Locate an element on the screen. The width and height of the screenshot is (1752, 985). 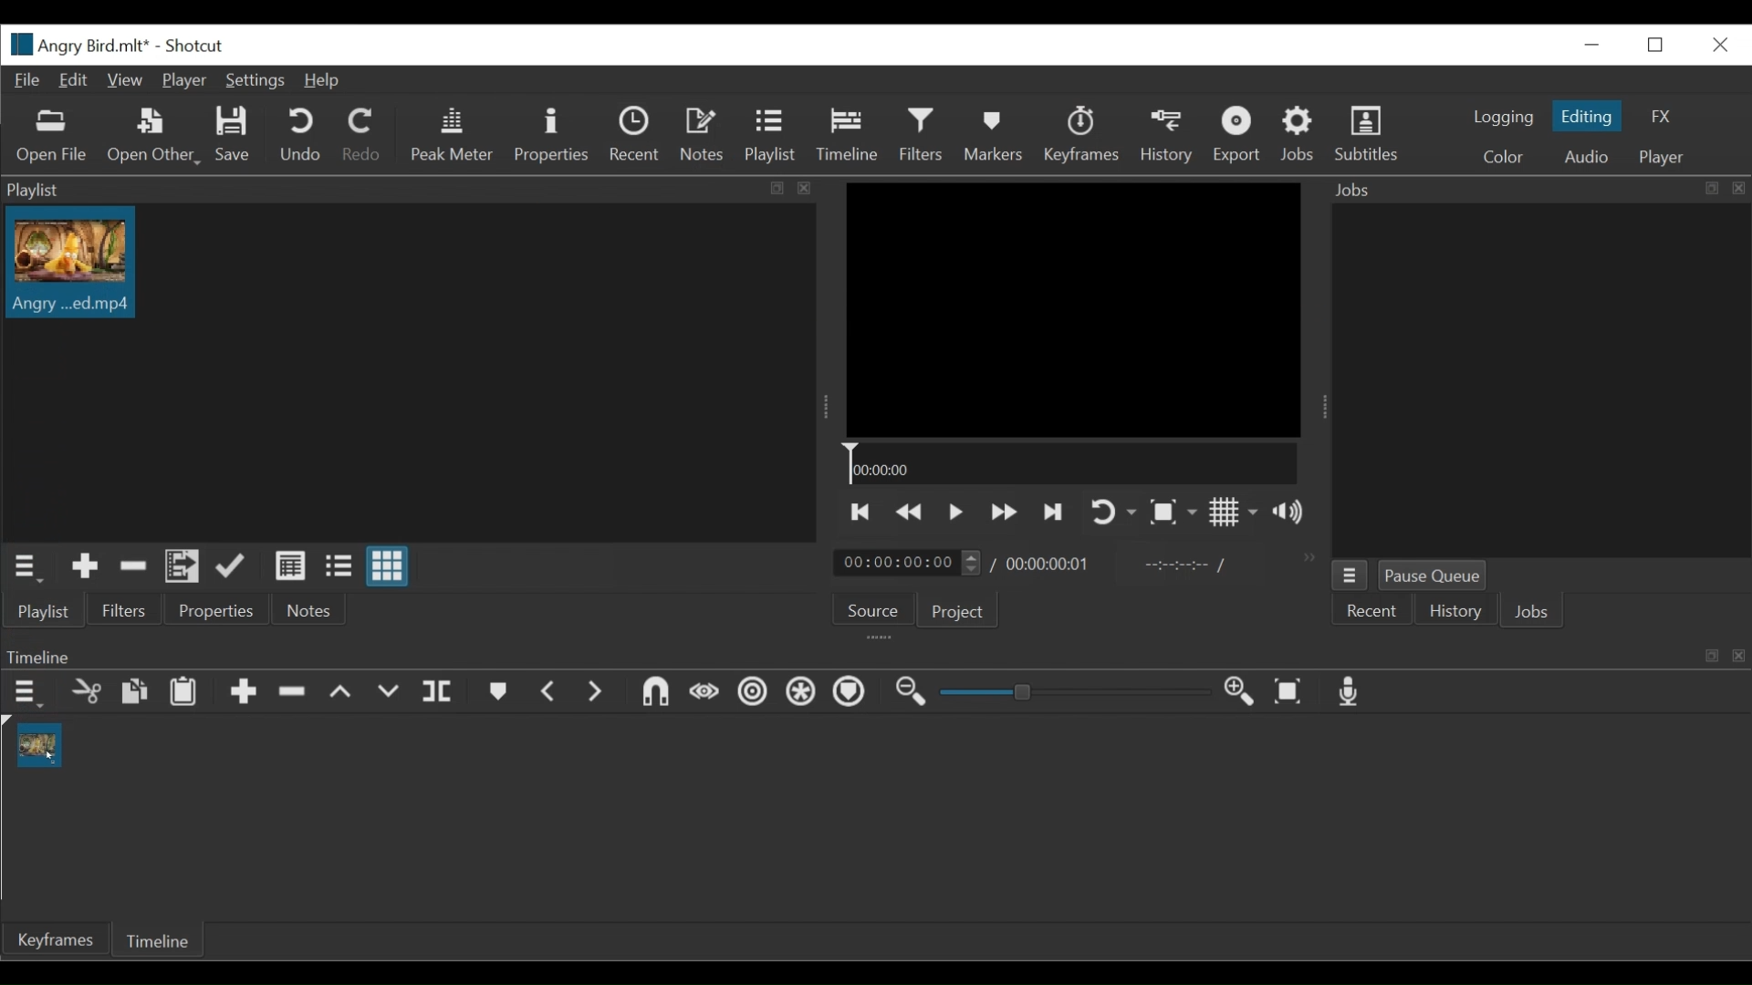
Previous marker is located at coordinates (550, 692).